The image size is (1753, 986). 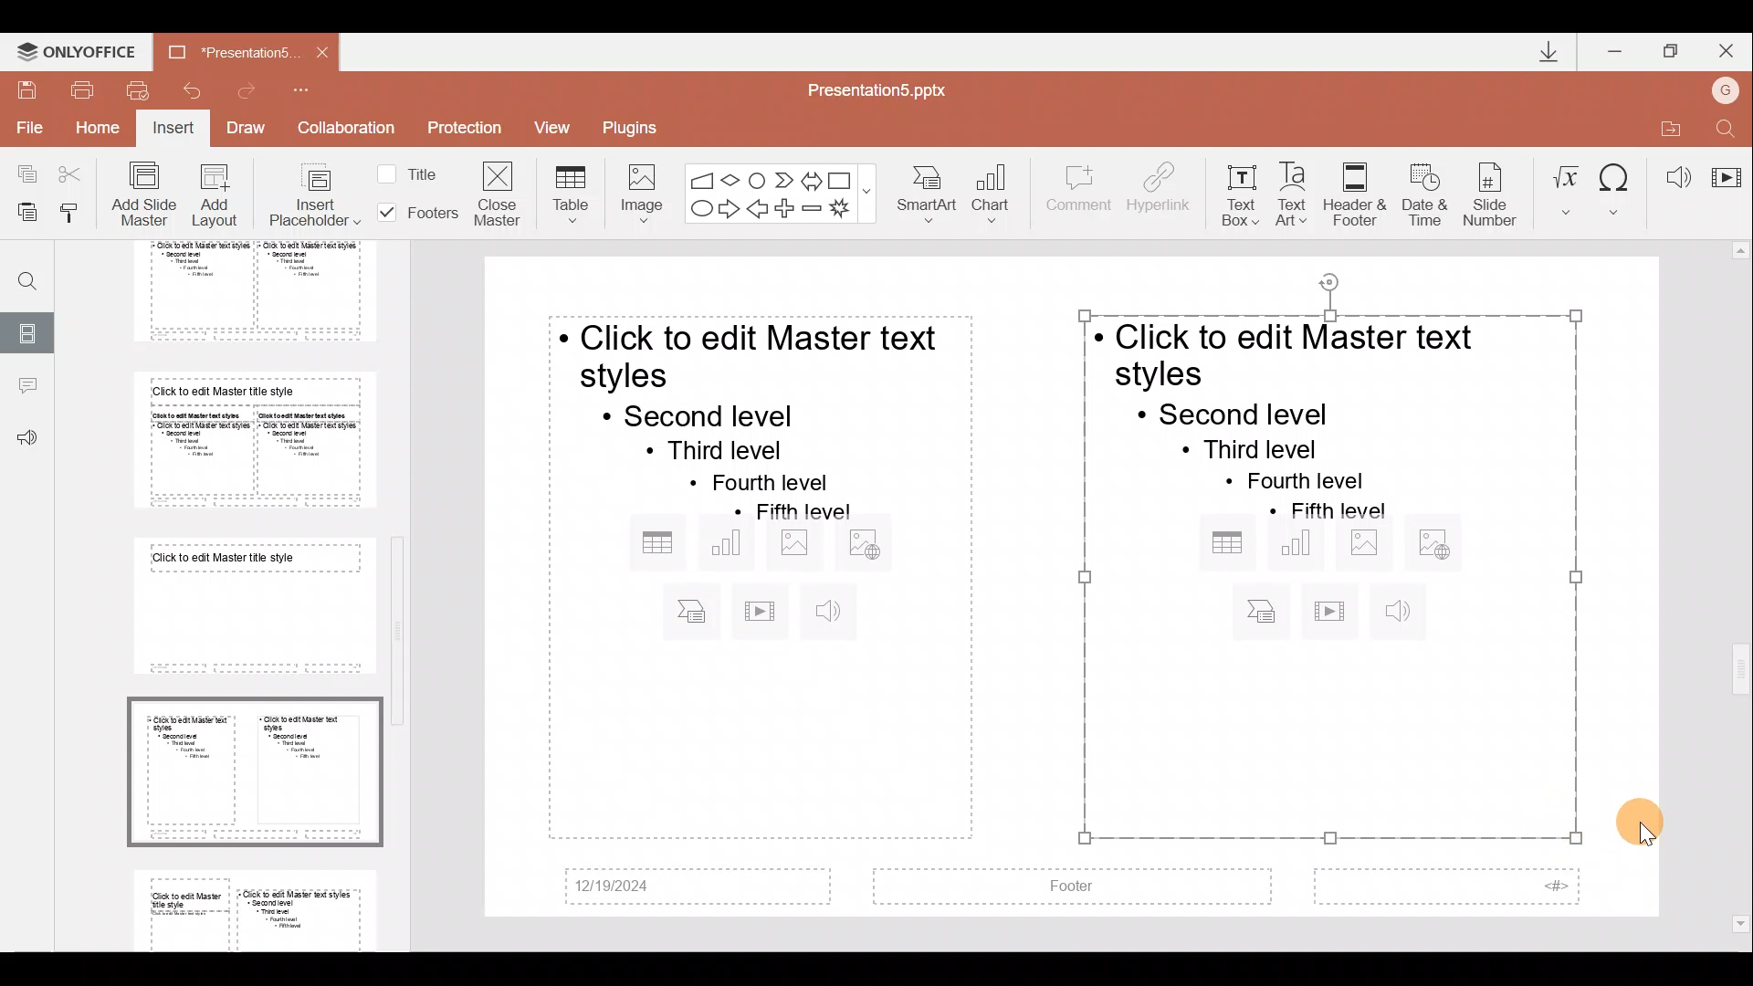 What do you see at coordinates (148, 194) in the screenshot?
I see `Add slide master` at bounding box center [148, 194].